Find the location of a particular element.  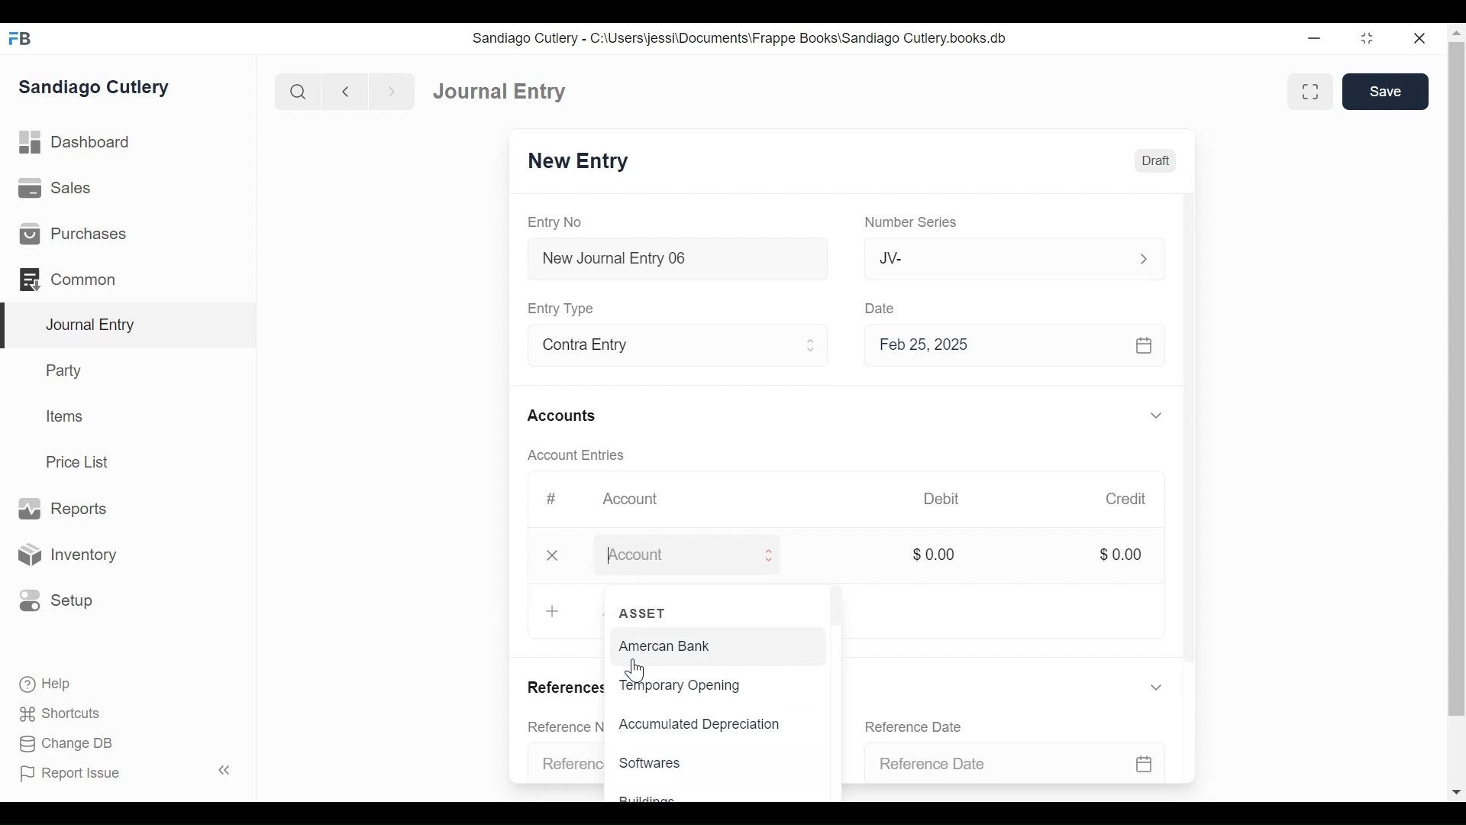

$0.00 is located at coordinates (937, 555).